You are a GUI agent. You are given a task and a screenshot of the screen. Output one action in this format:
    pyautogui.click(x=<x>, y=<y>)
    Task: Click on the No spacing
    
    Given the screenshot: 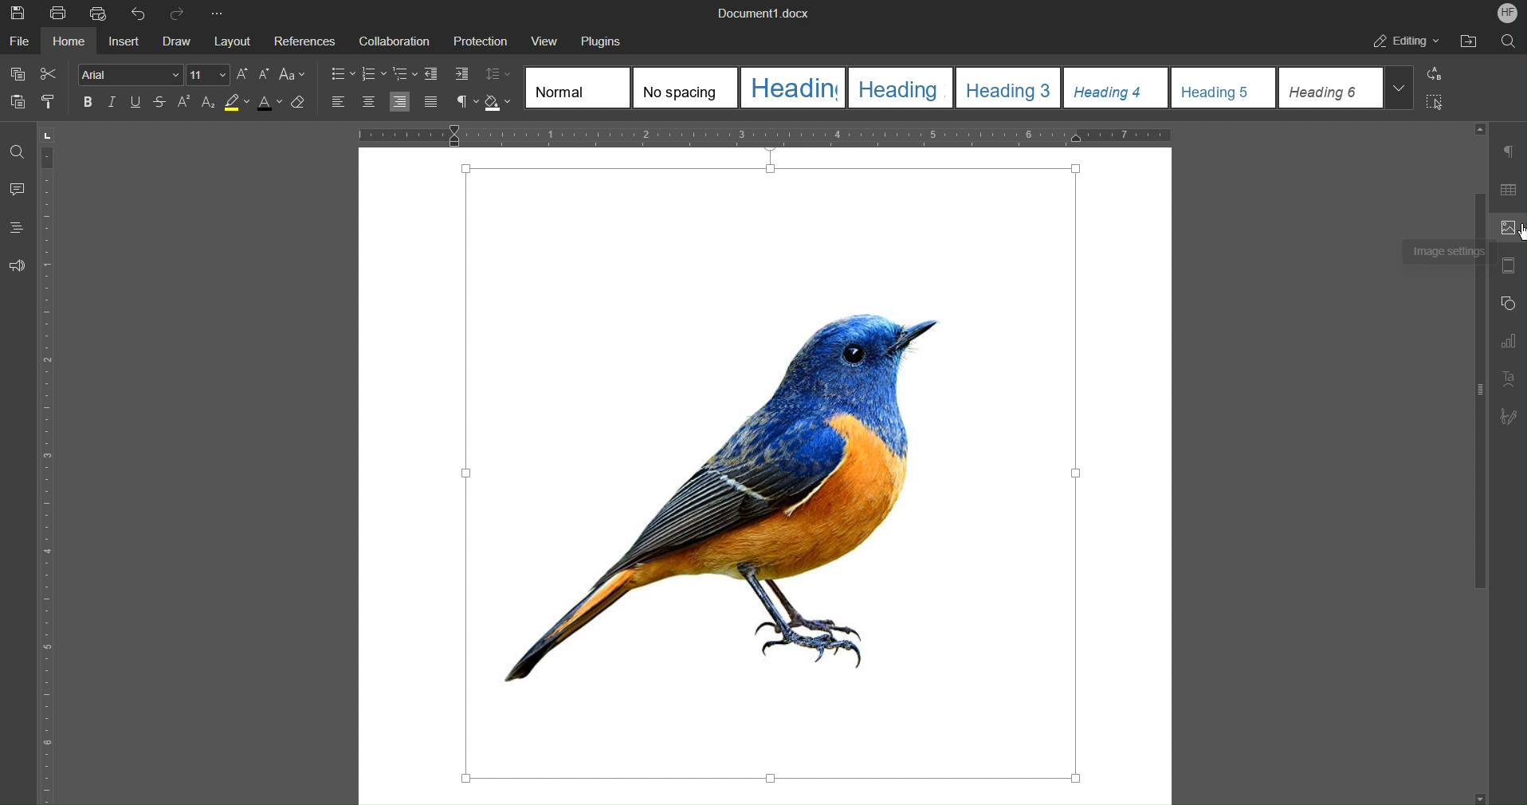 What is the action you would take?
    pyautogui.click(x=683, y=88)
    